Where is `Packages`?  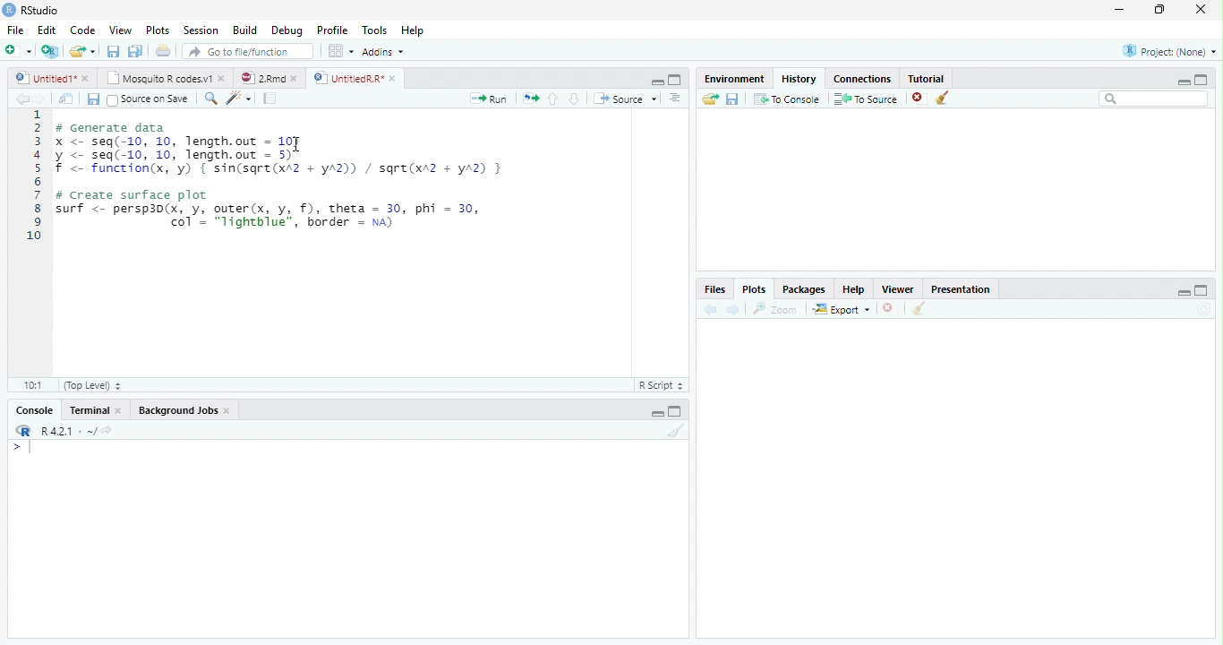
Packages is located at coordinates (804, 288).